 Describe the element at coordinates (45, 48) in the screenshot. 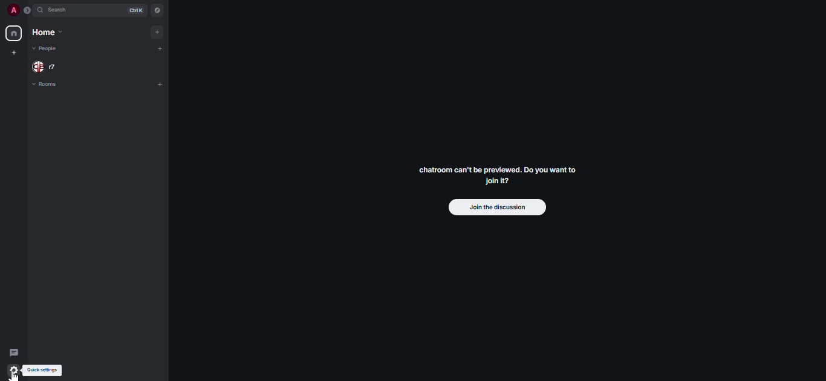

I see `people` at that location.